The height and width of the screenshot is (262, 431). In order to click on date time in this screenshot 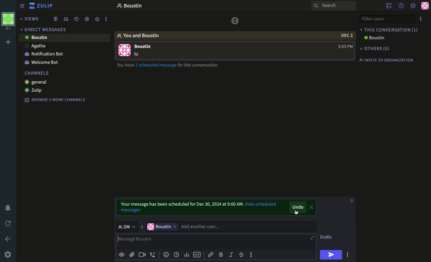, I will do `click(77, 19)`.